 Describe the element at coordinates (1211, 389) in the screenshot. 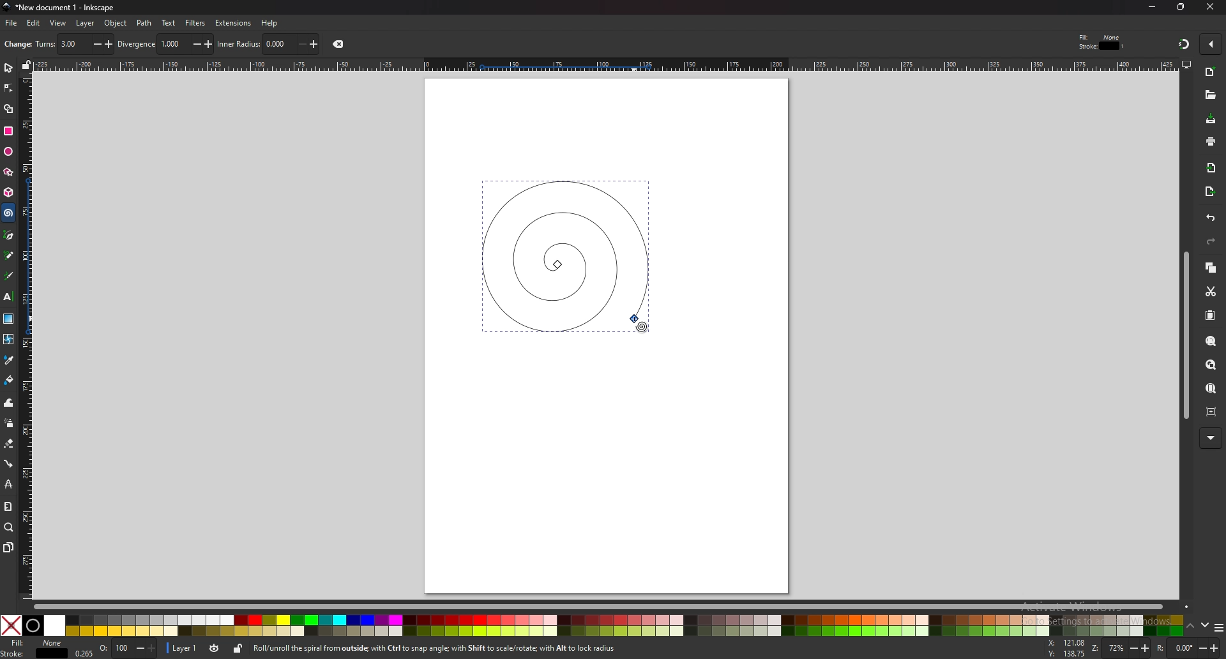

I see `zoom page` at that location.